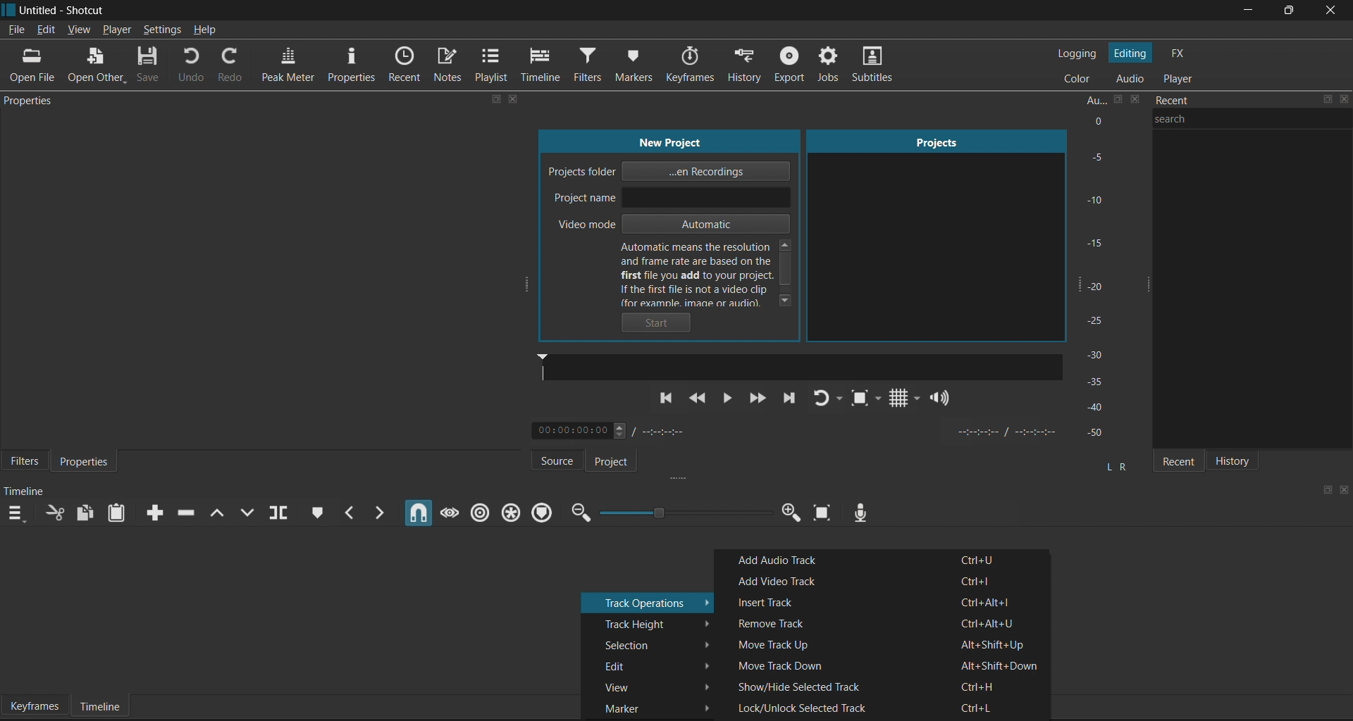  Describe the element at coordinates (416, 513) in the screenshot. I see `Snap` at that location.